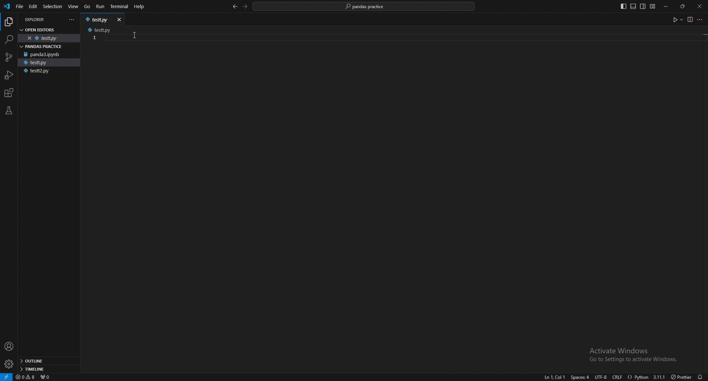 This screenshot has height=381, width=708. Describe the element at coordinates (235, 7) in the screenshot. I see `back` at that location.